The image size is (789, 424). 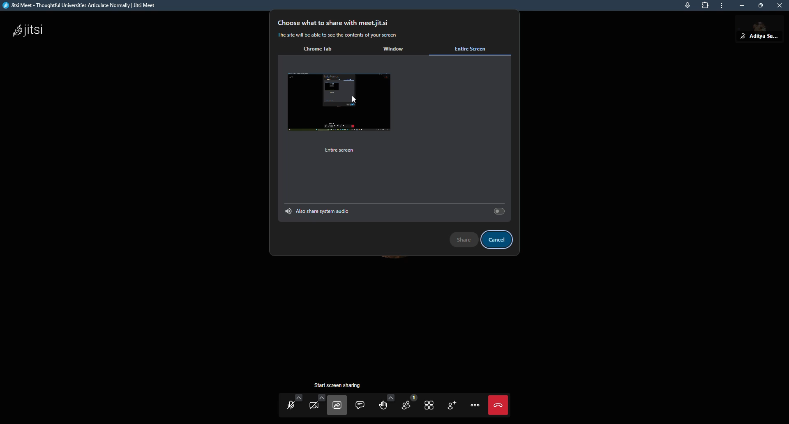 What do you see at coordinates (394, 49) in the screenshot?
I see `window` at bounding box center [394, 49].